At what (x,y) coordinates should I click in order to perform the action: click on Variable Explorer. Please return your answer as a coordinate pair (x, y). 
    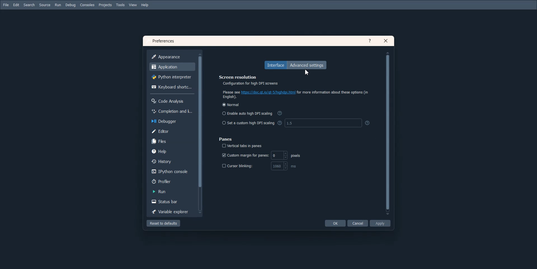
    Looking at the image, I should click on (171, 212).